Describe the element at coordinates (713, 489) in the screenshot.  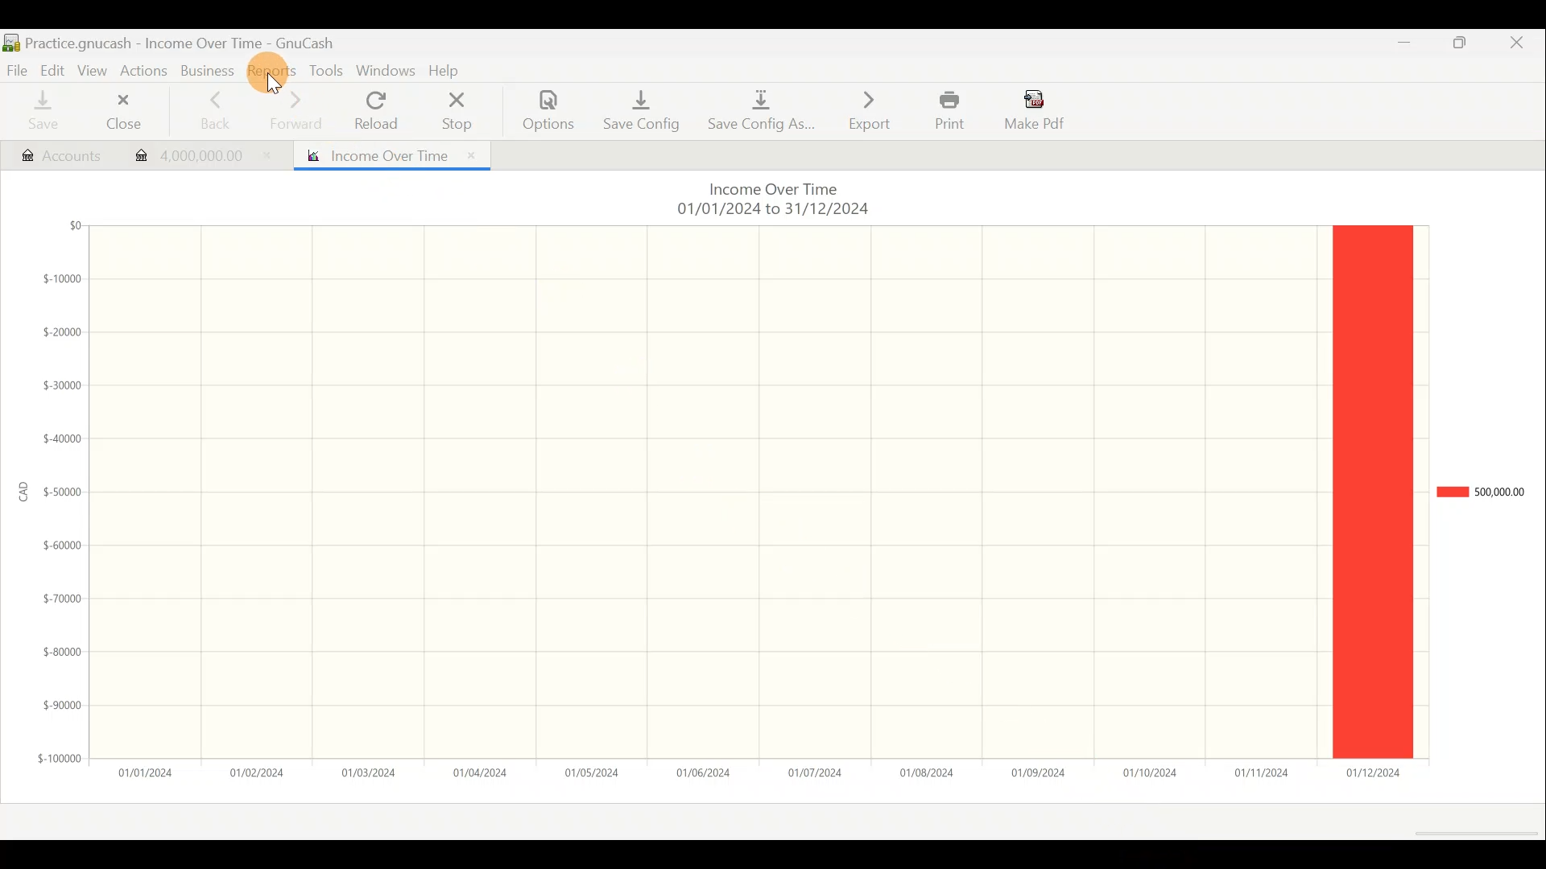
I see `Grid lines` at that location.